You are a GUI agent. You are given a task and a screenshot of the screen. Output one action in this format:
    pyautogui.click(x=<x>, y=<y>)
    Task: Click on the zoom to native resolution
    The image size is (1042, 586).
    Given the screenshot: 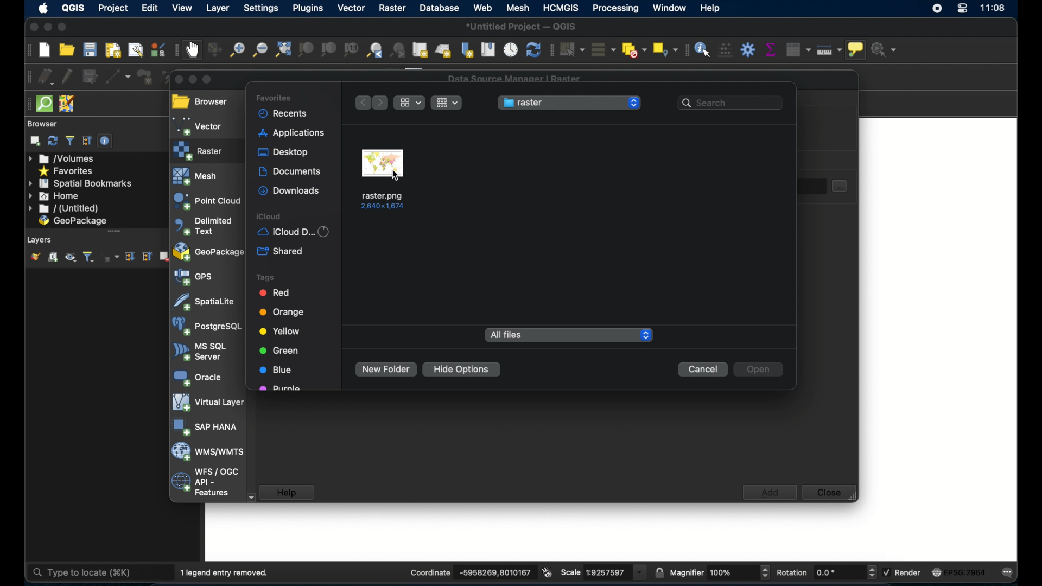 What is the action you would take?
    pyautogui.click(x=351, y=49)
    